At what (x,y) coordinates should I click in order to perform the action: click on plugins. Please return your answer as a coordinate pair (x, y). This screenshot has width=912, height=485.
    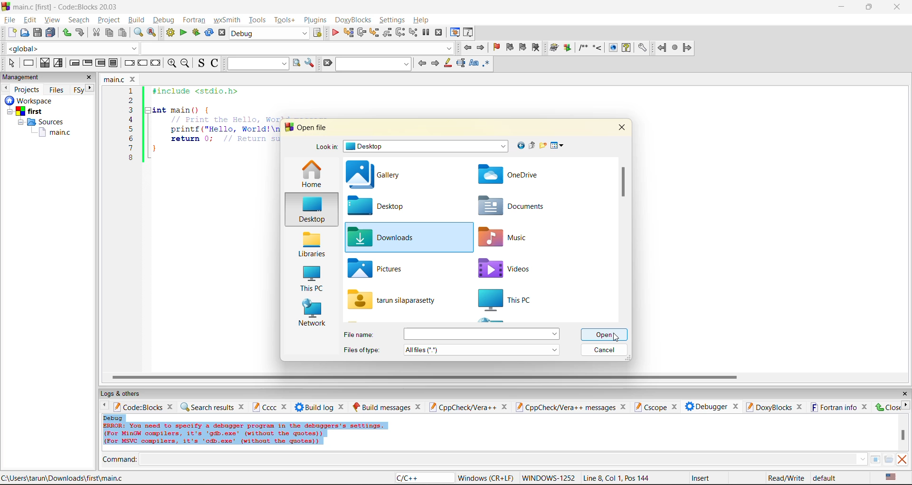
    Looking at the image, I should click on (316, 20).